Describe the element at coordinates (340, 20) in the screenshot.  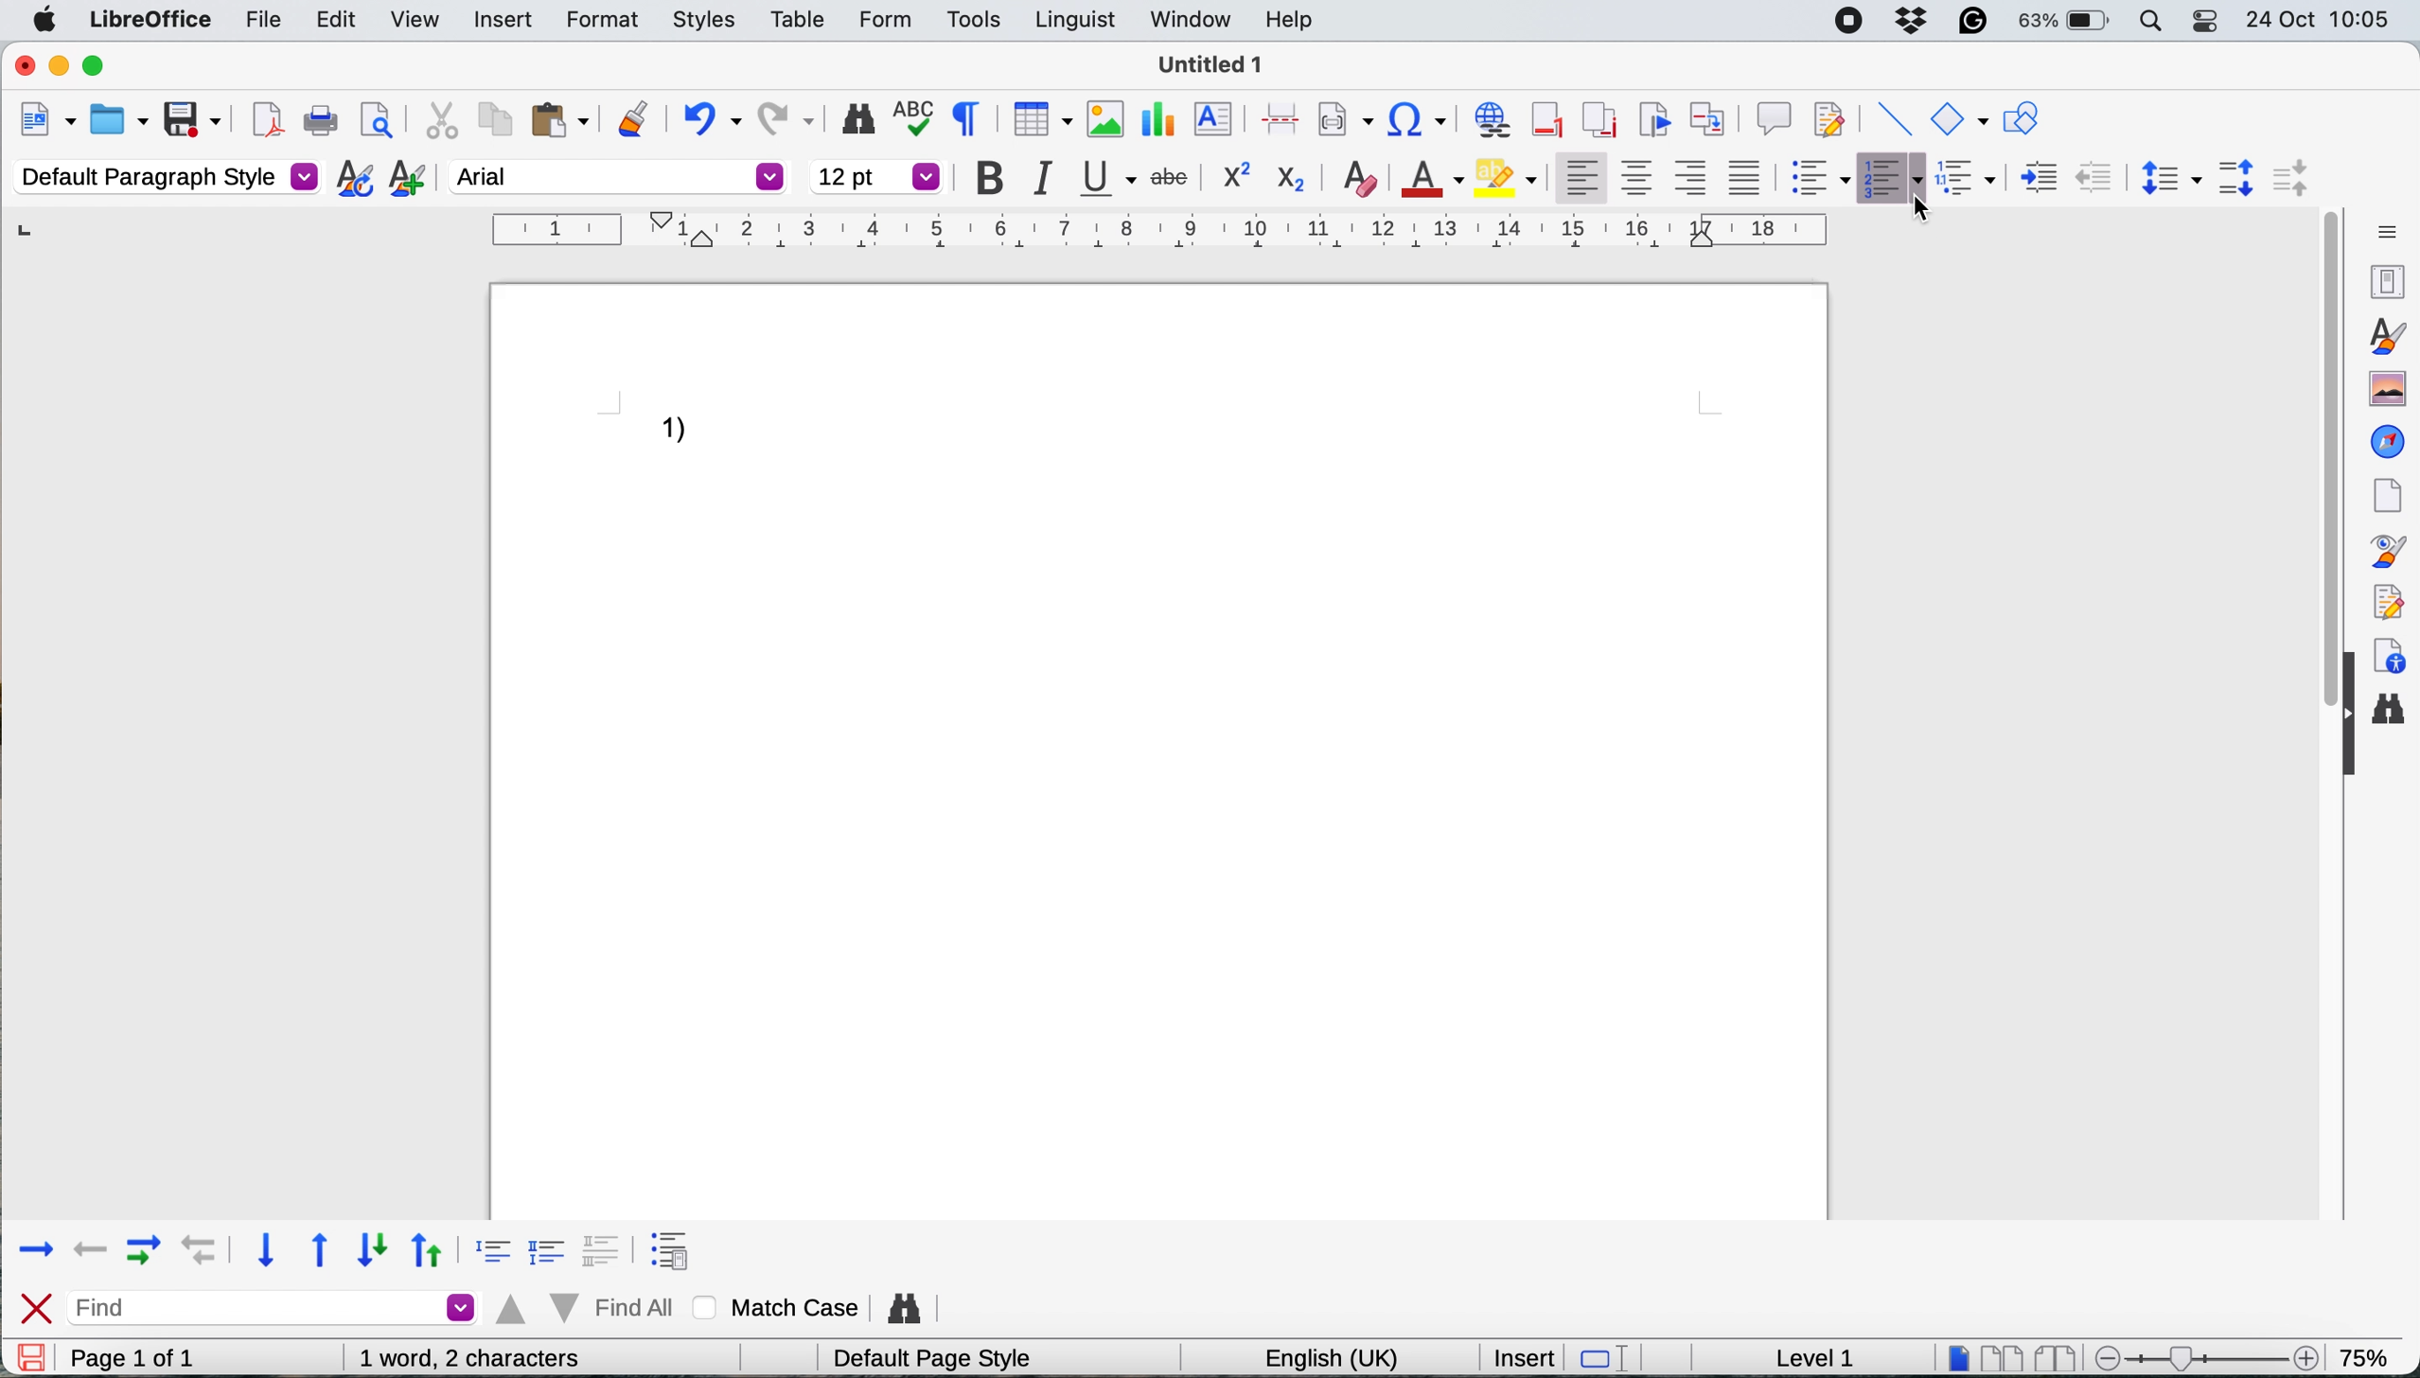
I see `edit` at that location.